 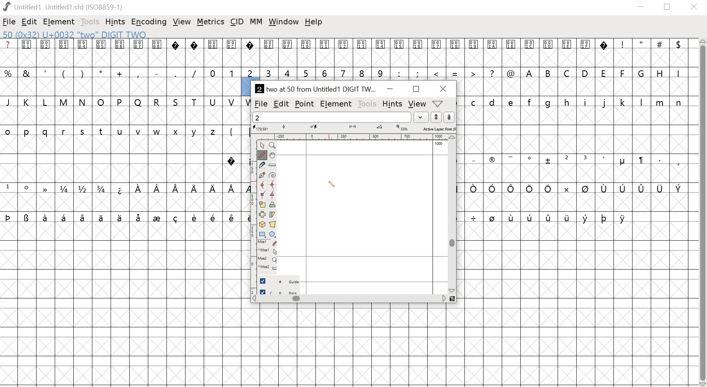 What do you see at coordinates (702, 213) in the screenshot?
I see `scrollbar` at bounding box center [702, 213].